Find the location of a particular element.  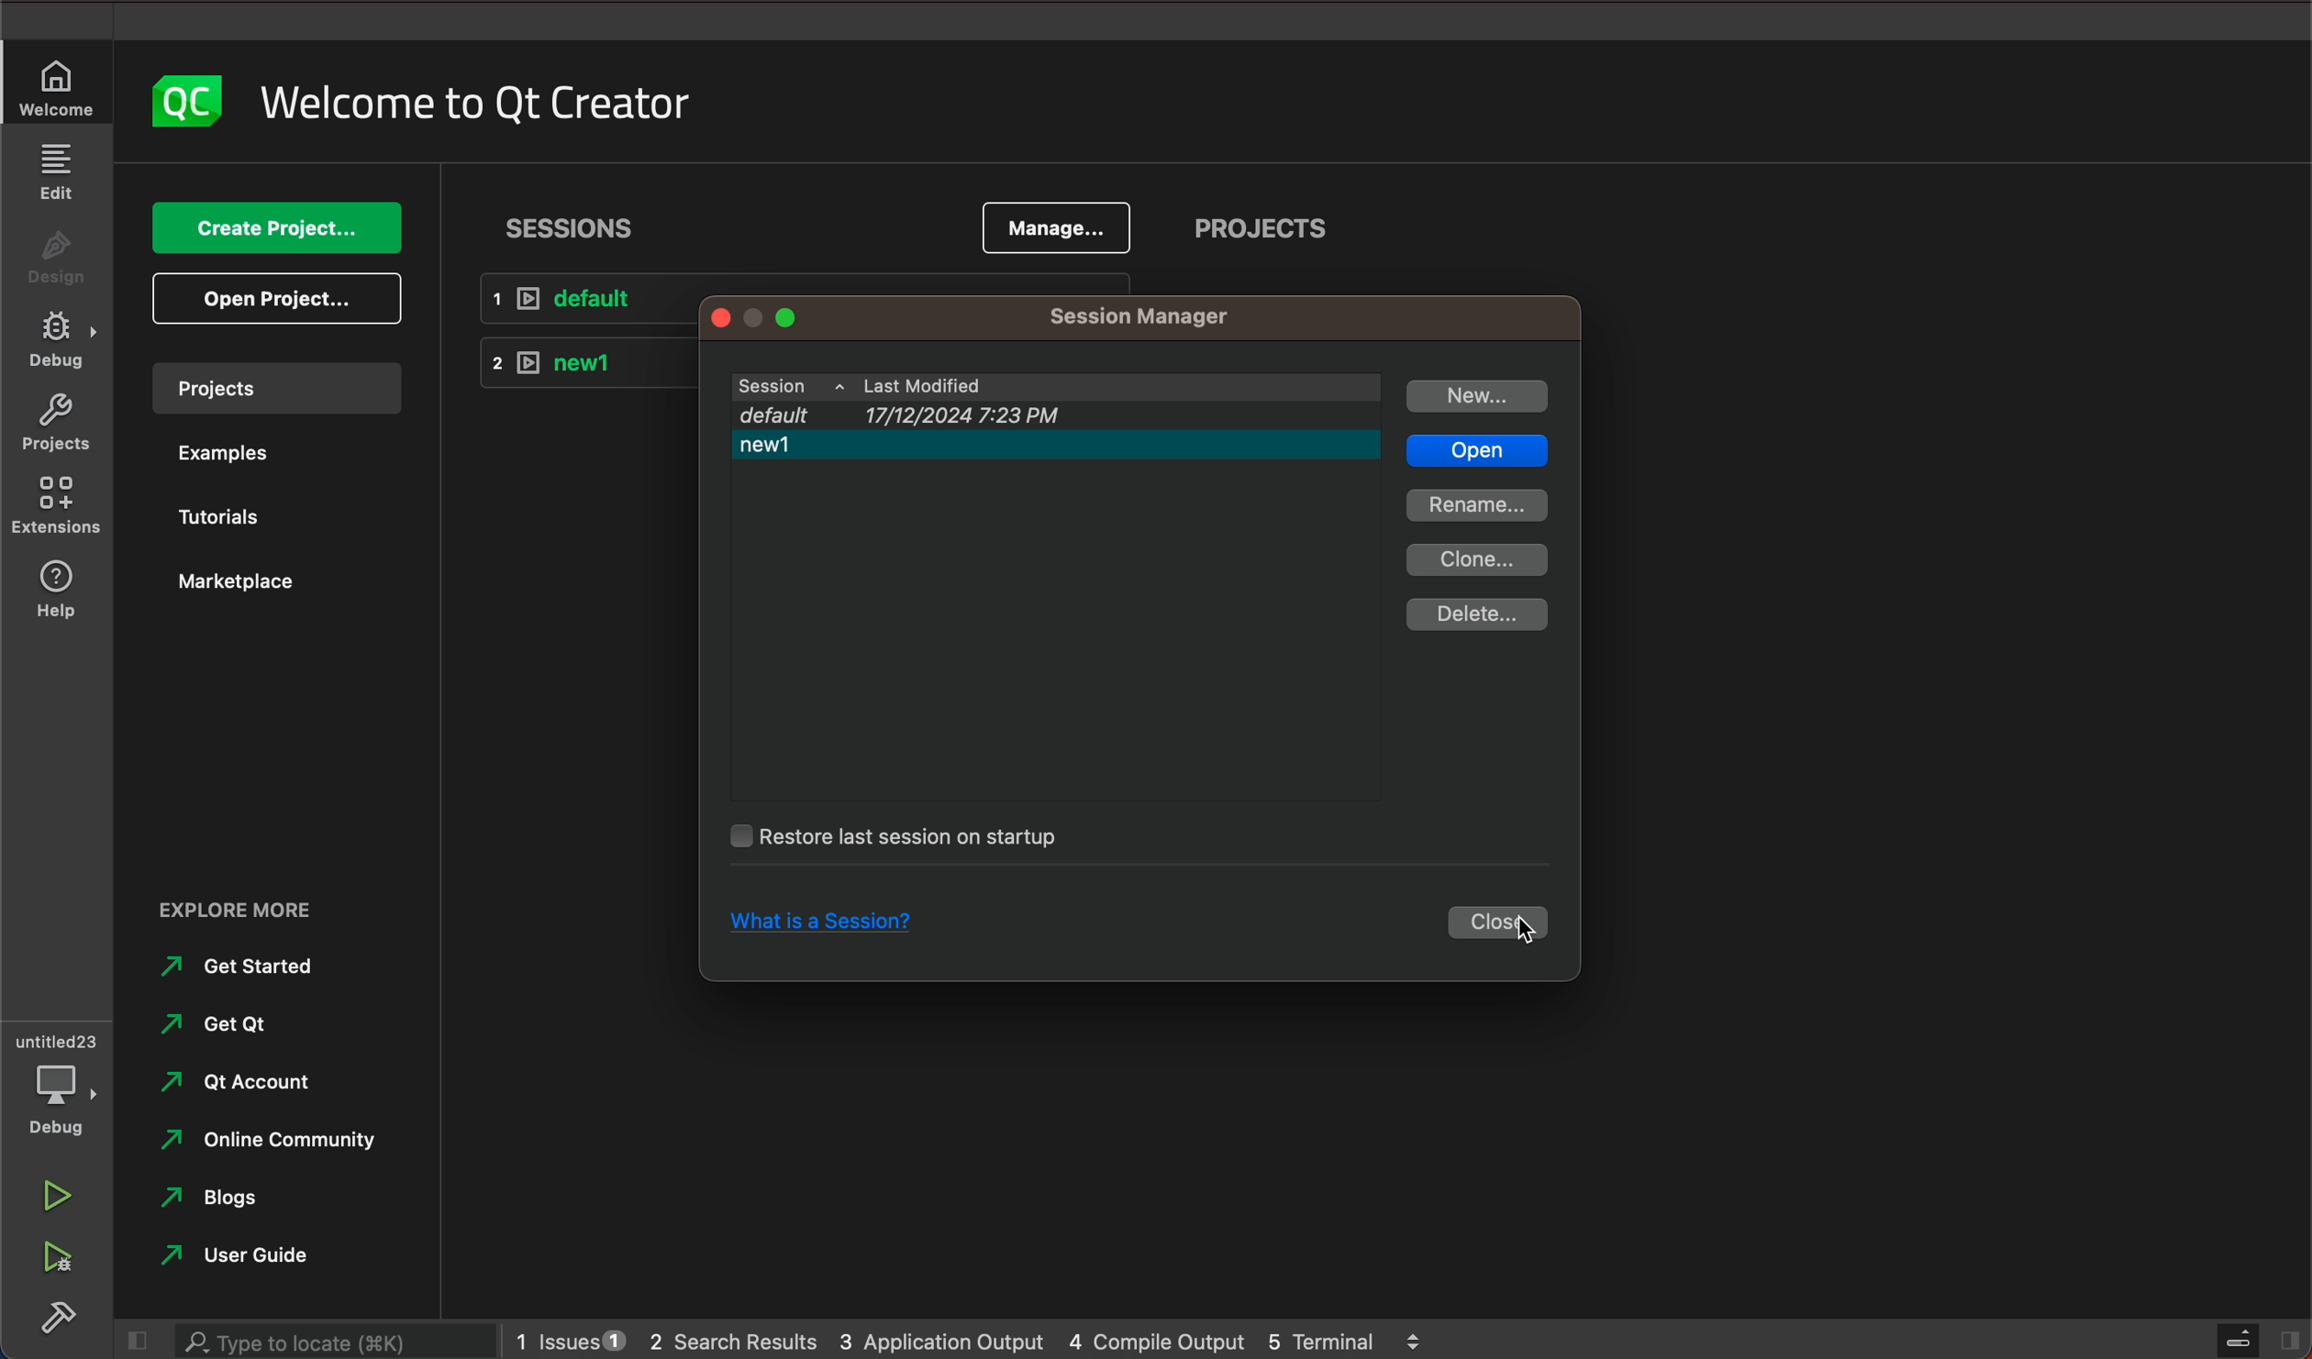

searchbar is located at coordinates (328, 1340).